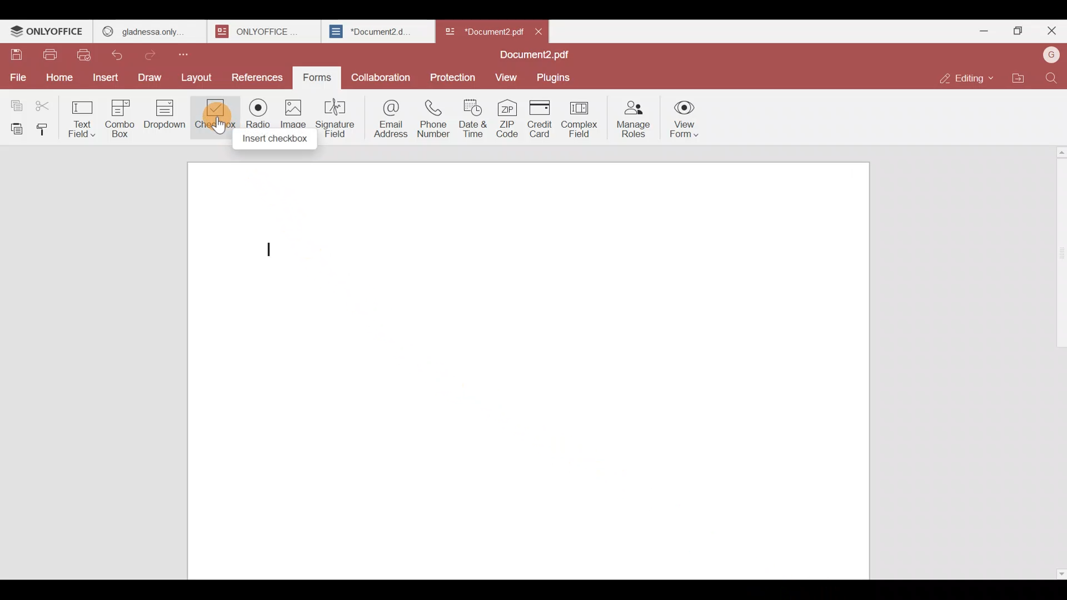 This screenshot has height=600, width=1067. What do you see at coordinates (435, 119) in the screenshot?
I see `Phone number` at bounding box center [435, 119].